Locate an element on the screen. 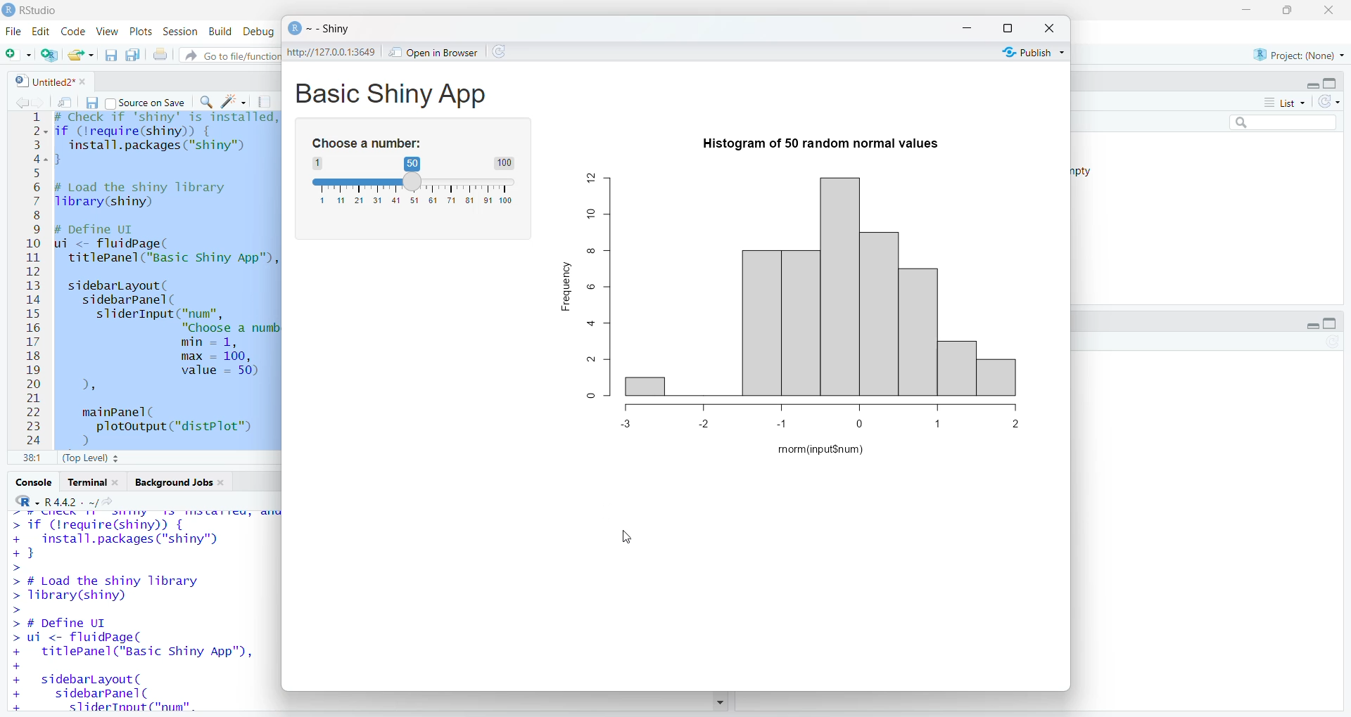 The height and width of the screenshot is (717, 1351). line numbering is located at coordinates (36, 280).